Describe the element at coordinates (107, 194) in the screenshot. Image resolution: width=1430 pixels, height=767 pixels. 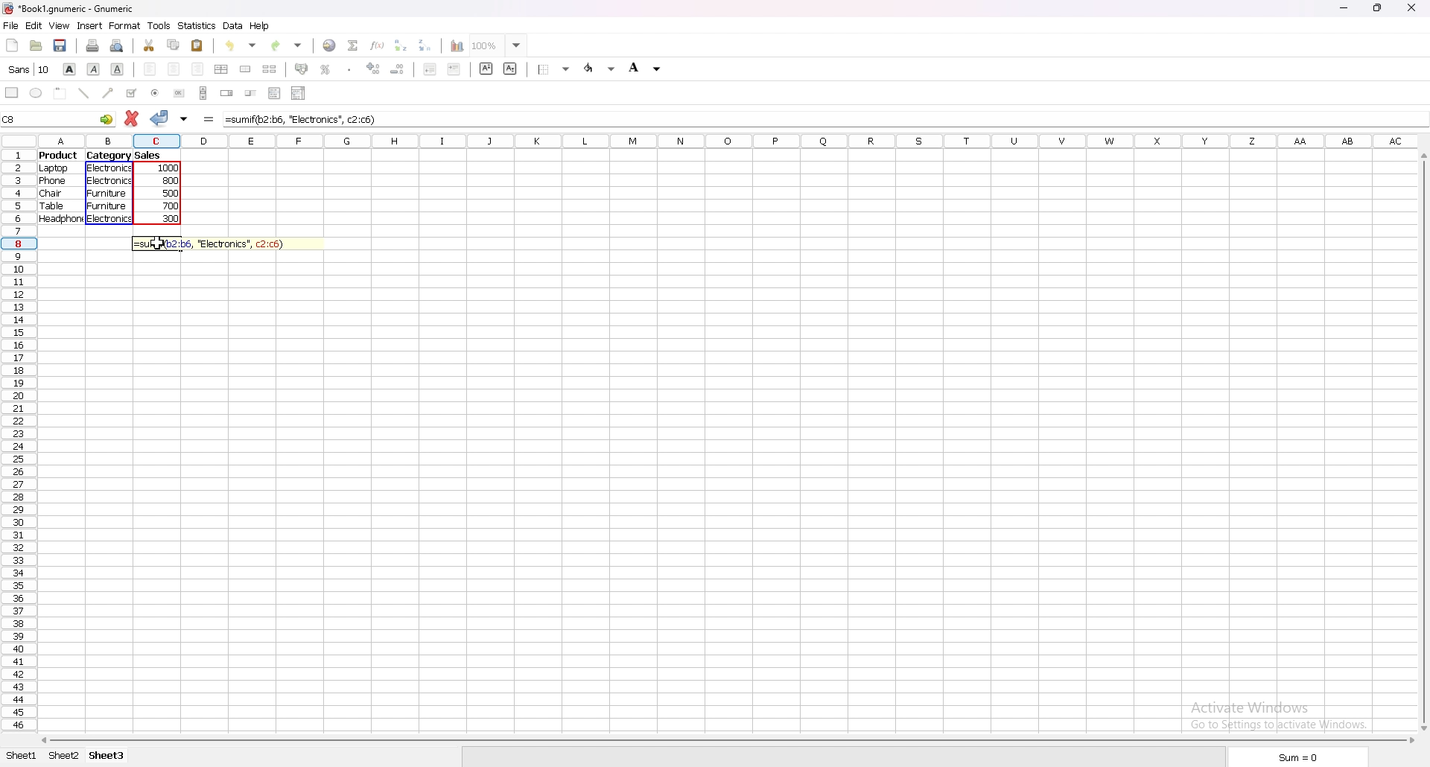
I see `furniture` at that location.